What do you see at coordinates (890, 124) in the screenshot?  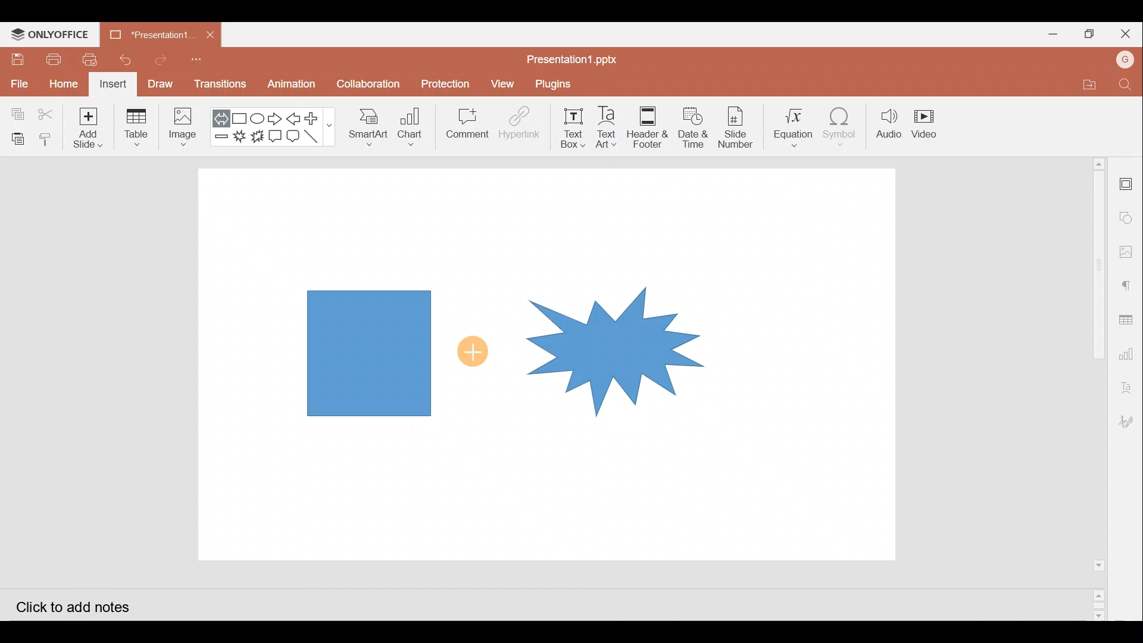 I see `Audio` at bounding box center [890, 124].